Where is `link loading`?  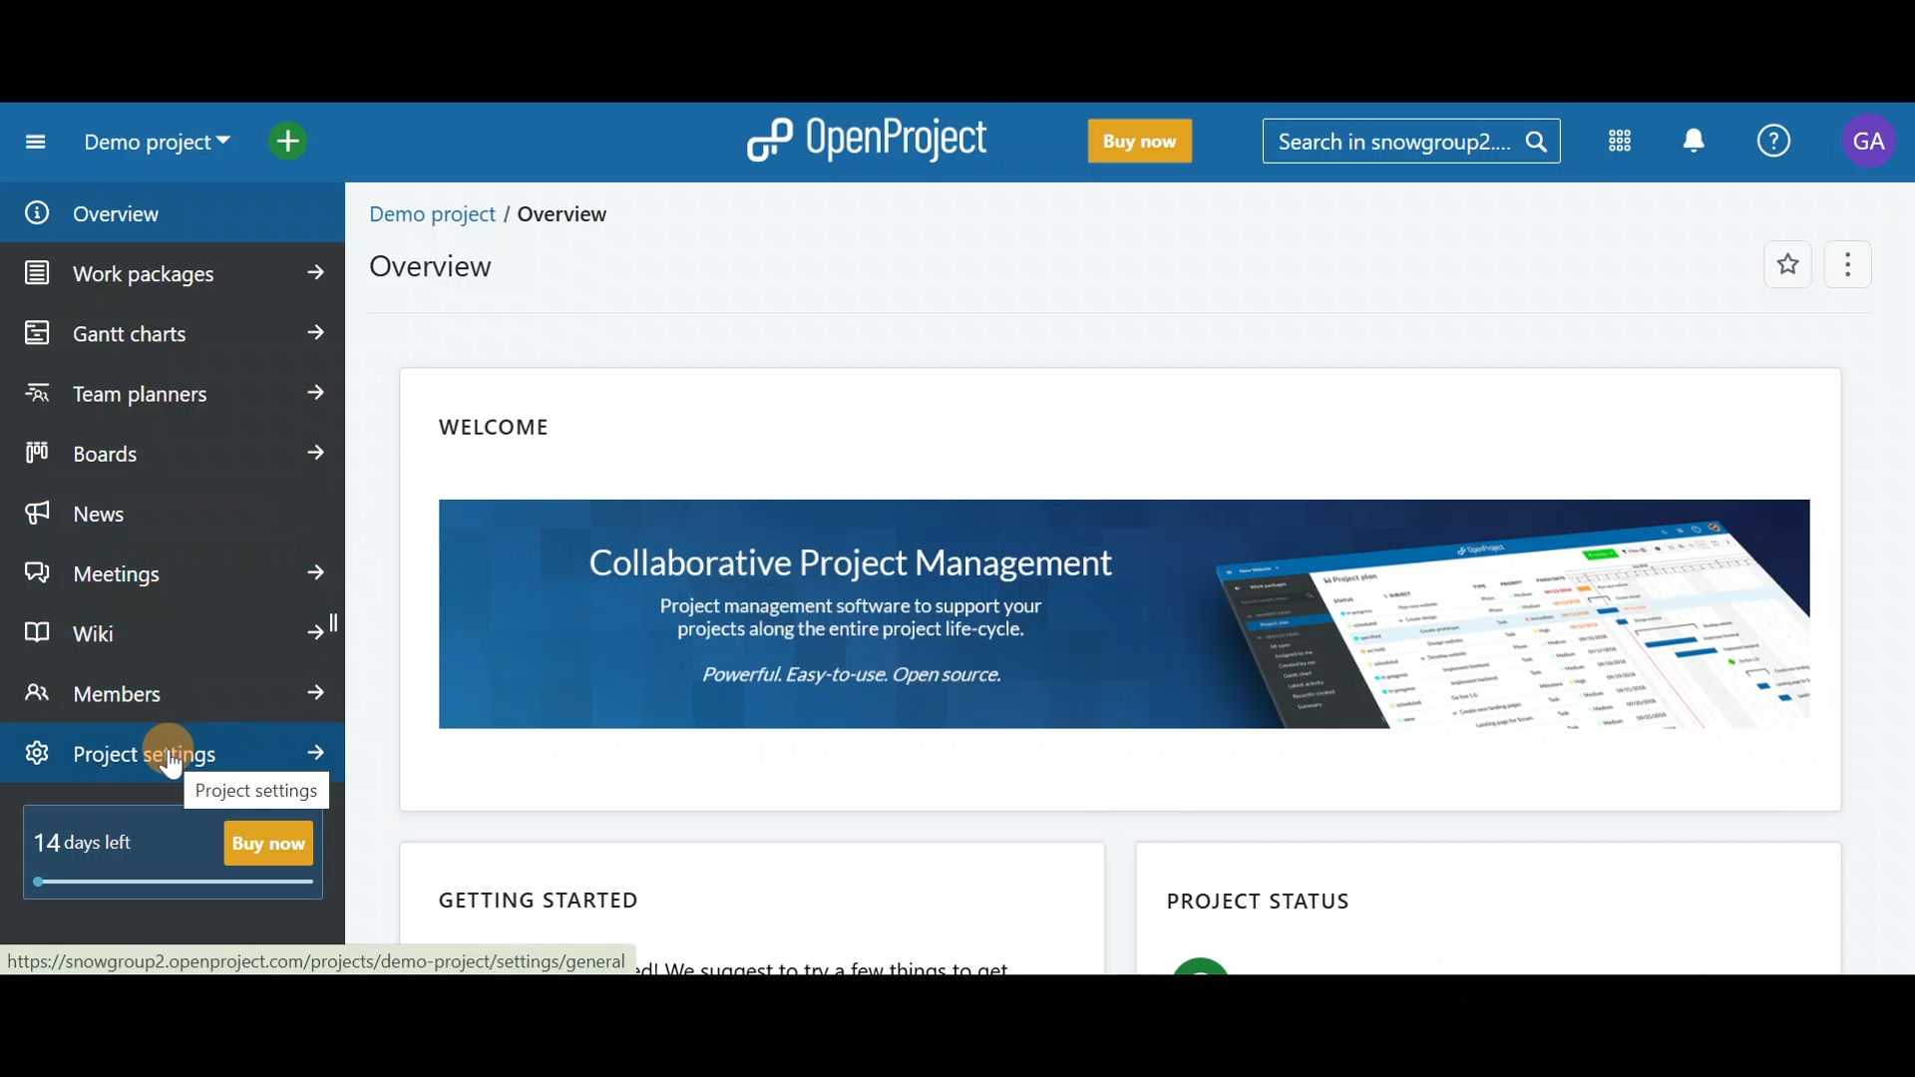 link loading is located at coordinates (195, 959).